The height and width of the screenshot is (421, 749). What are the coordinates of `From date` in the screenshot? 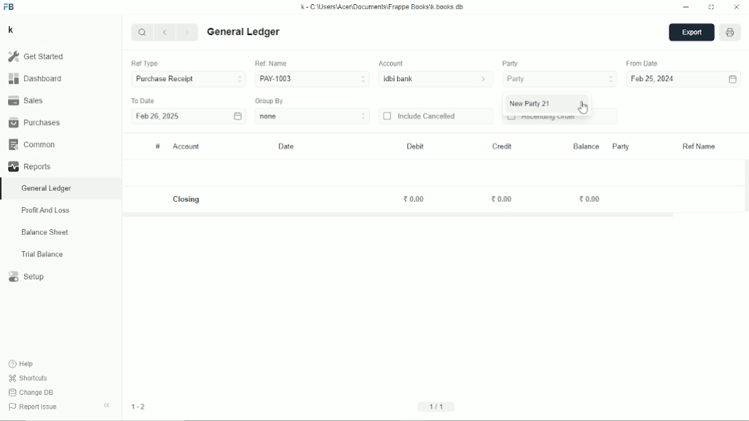 It's located at (643, 63).